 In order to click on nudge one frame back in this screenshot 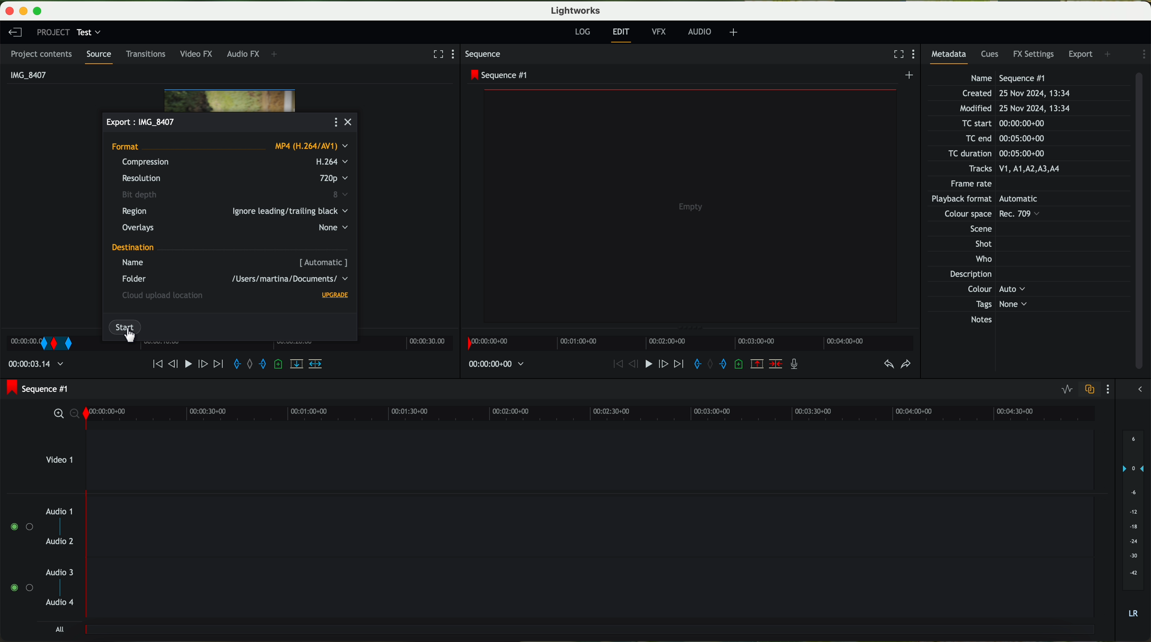, I will do `click(175, 363)`.